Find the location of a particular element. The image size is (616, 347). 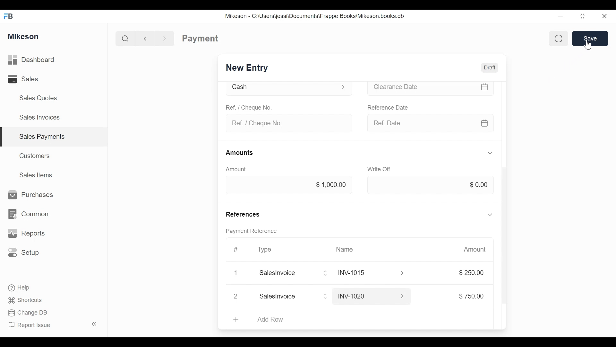

Ref. / Cheque No. is located at coordinates (287, 123).